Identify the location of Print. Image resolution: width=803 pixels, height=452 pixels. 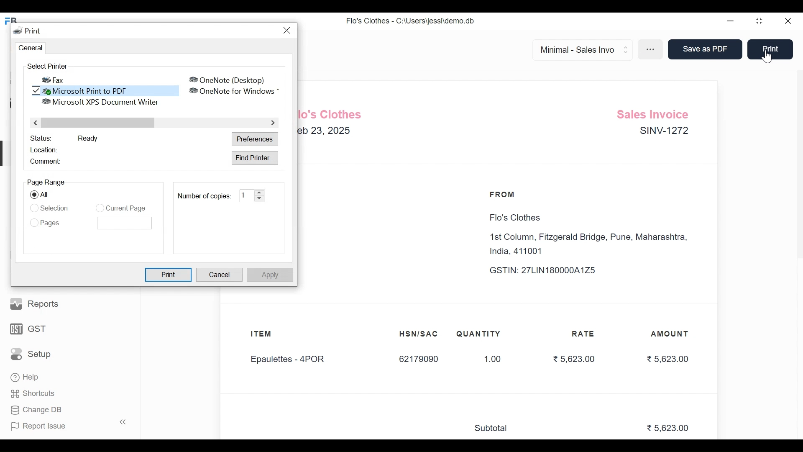
(169, 275).